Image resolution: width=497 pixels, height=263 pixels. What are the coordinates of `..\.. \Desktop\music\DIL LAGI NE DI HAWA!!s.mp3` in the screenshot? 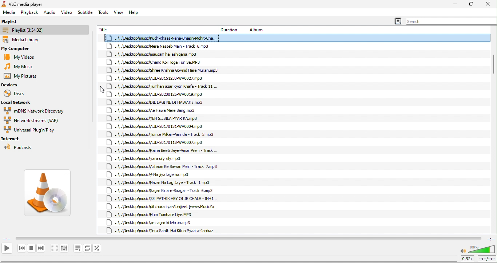 It's located at (159, 102).